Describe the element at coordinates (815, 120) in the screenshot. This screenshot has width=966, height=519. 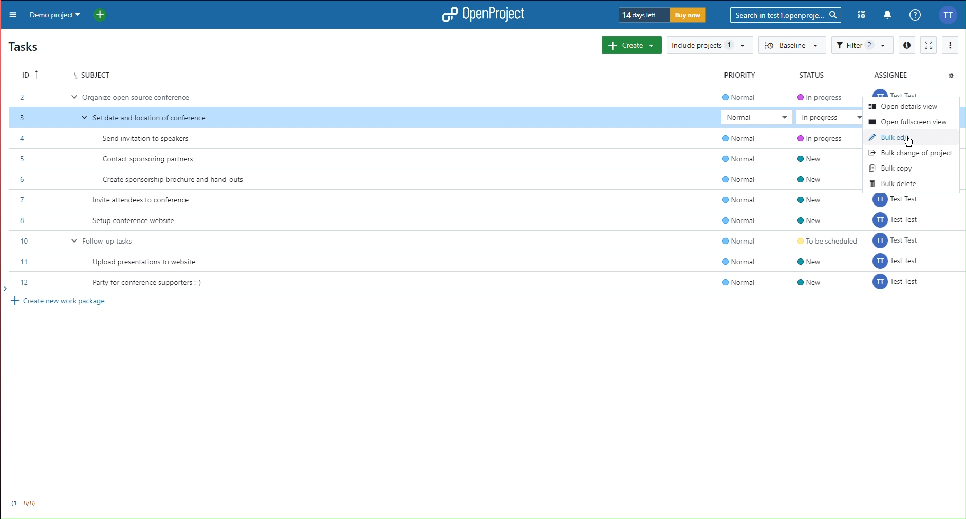
I see `in progress` at that location.